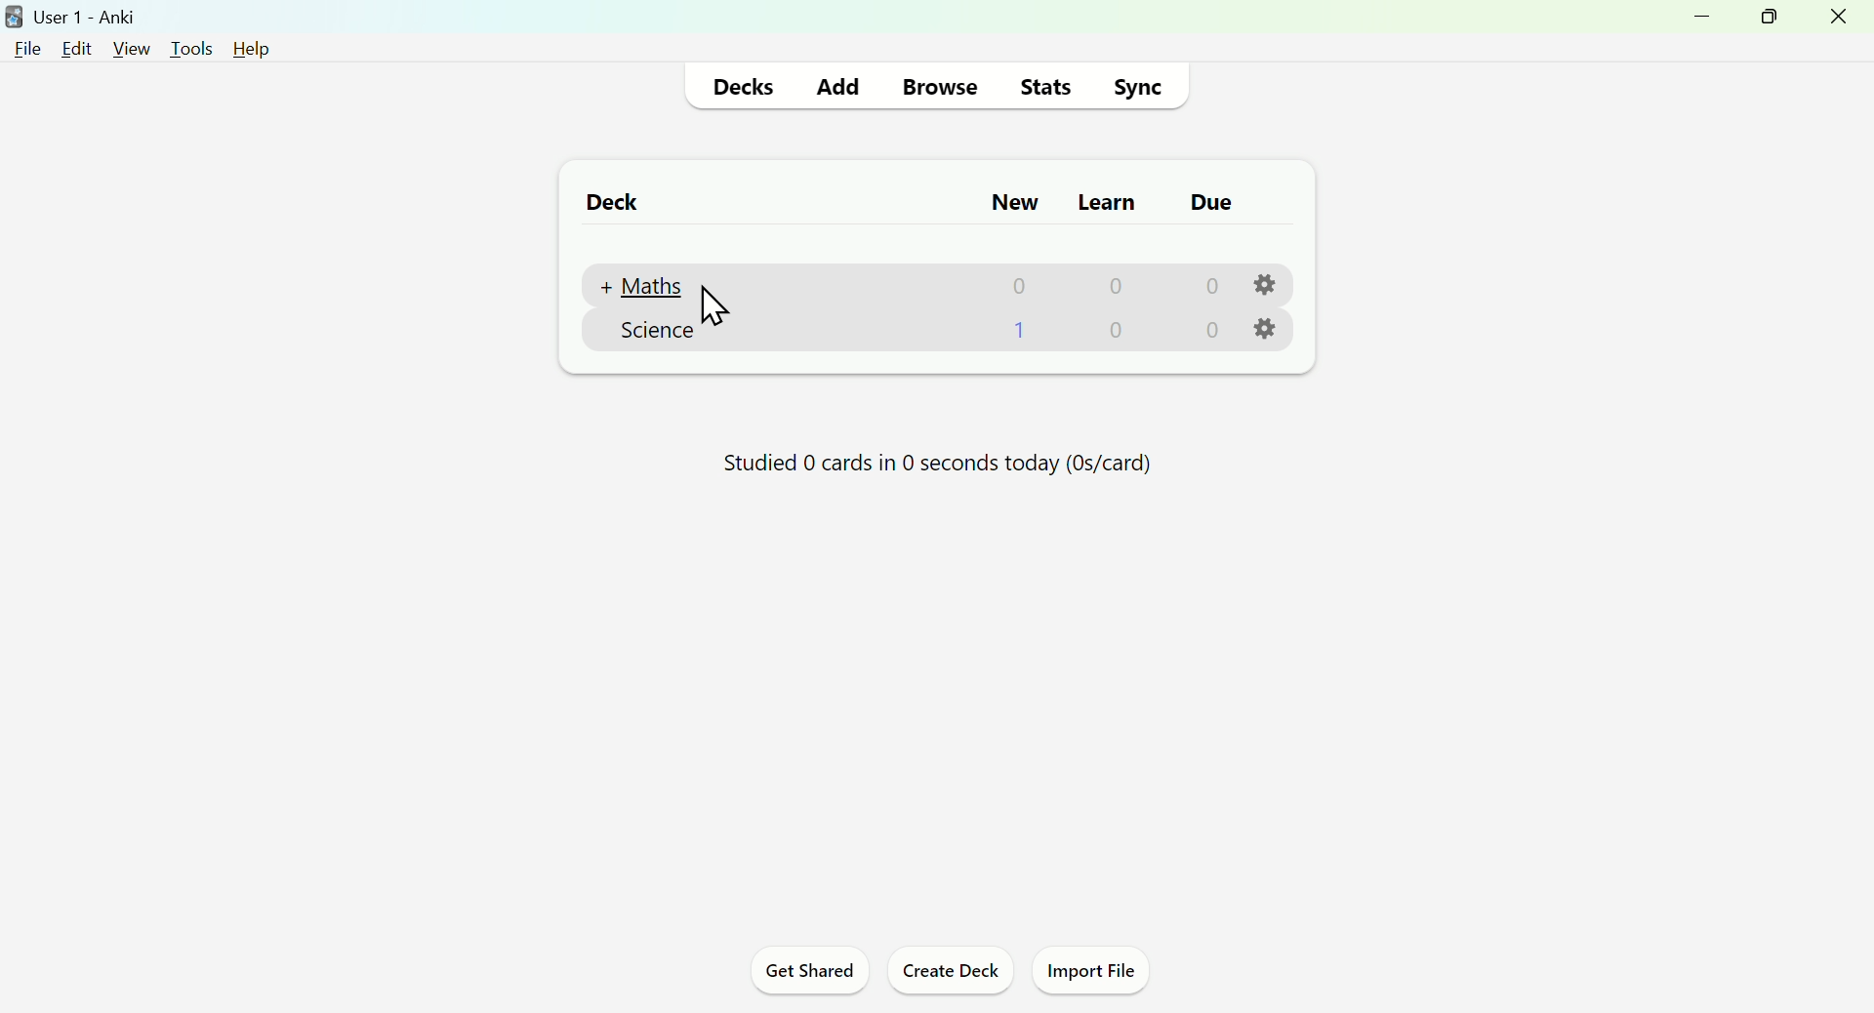 Image resolution: width=1874 pixels, height=1013 pixels. Describe the element at coordinates (1137, 87) in the screenshot. I see `Sync` at that location.